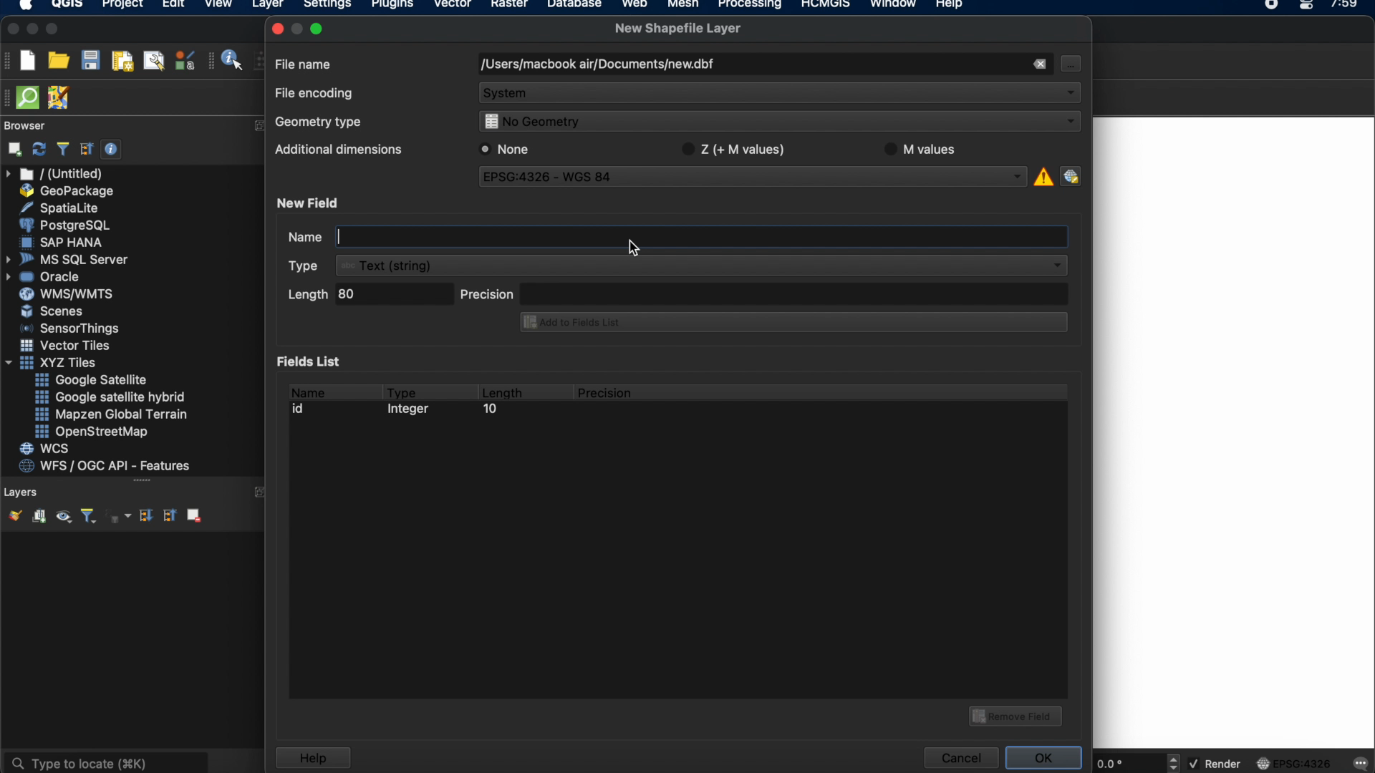  Describe the element at coordinates (53, 30) in the screenshot. I see `maximize` at that location.